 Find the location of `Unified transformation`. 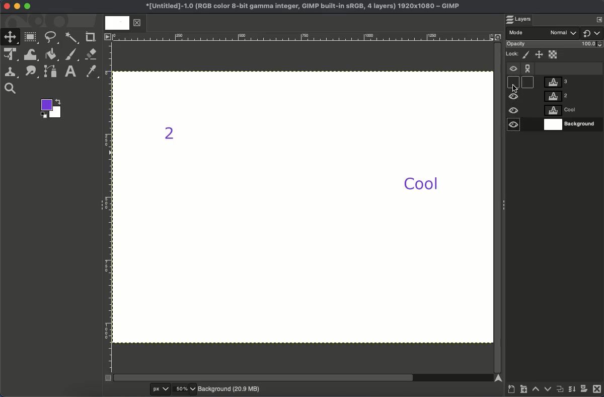

Unified transformation is located at coordinates (12, 55).